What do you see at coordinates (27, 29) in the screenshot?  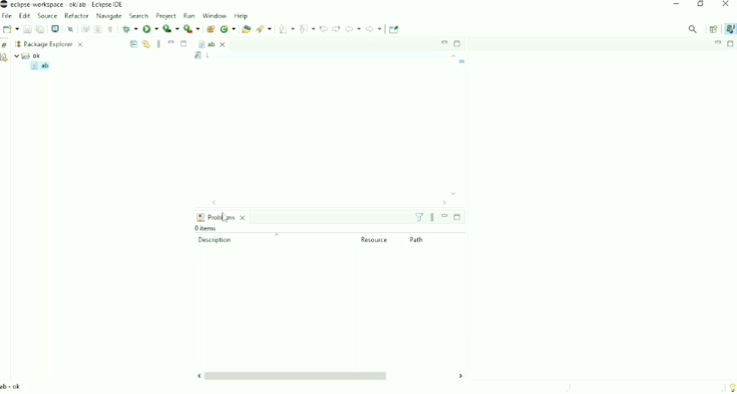 I see `Save` at bounding box center [27, 29].